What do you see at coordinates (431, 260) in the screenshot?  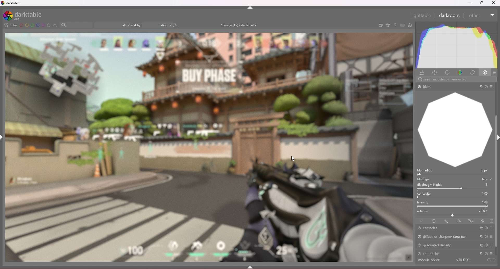 I see `` at bounding box center [431, 260].